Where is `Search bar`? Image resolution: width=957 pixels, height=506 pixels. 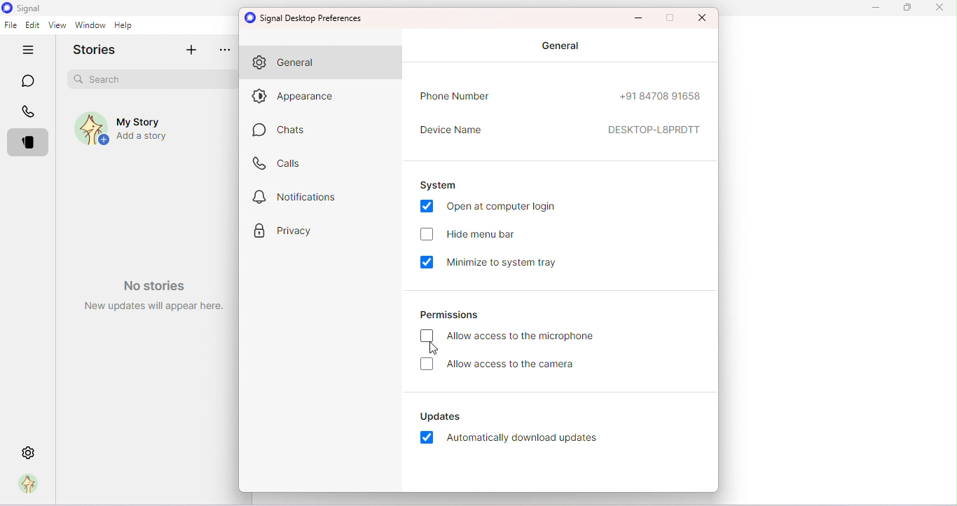 Search bar is located at coordinates (156, 78).